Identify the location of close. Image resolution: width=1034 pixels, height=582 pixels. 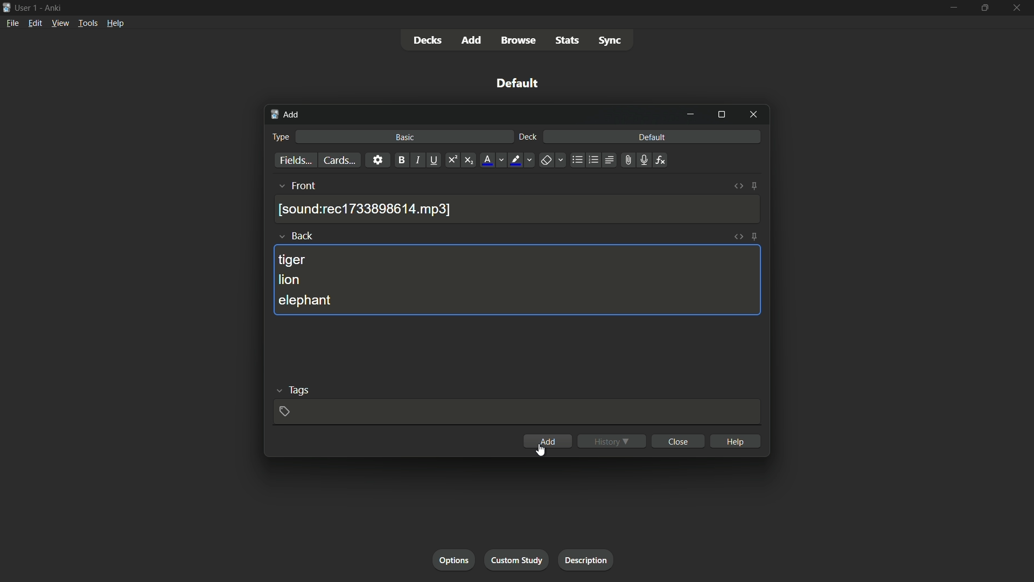
(677, 441).